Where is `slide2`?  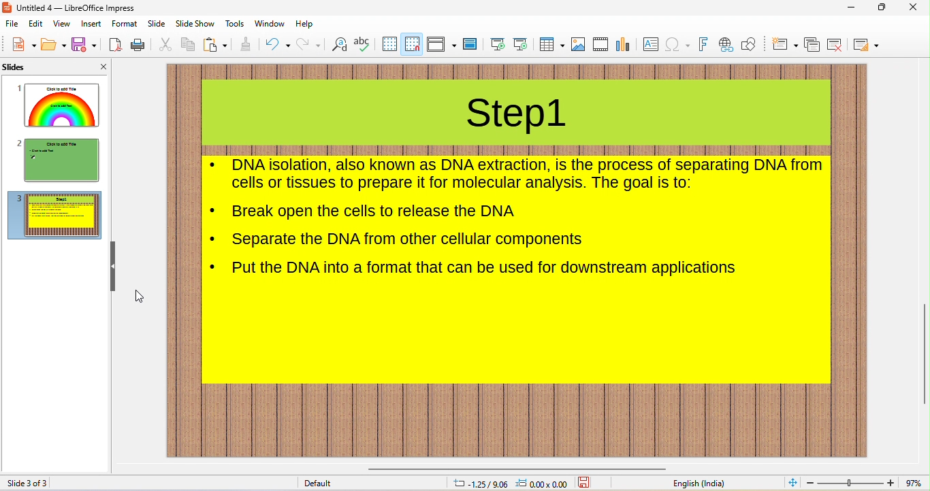 slide2 is located at coordinates (59, 160).